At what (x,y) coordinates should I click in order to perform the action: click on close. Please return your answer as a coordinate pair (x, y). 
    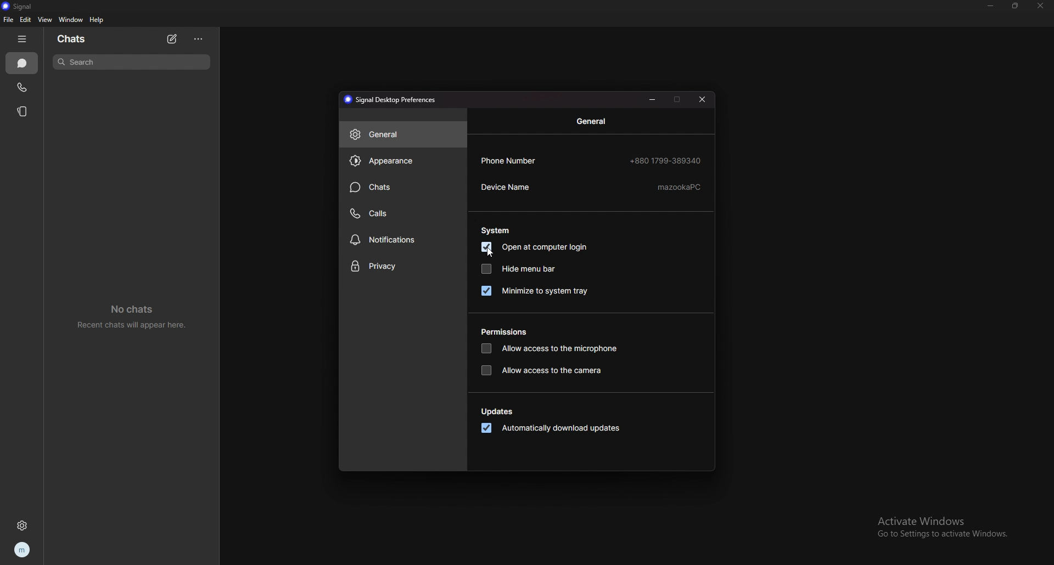
    Looking at the image, I should click on (1039, 5).